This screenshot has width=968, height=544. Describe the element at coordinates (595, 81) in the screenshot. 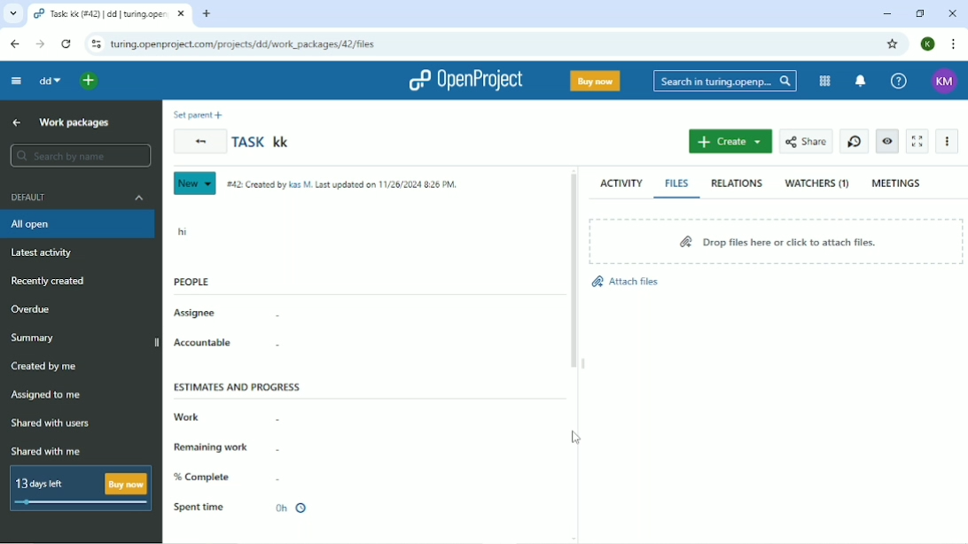

I see `Buy now` at that location.